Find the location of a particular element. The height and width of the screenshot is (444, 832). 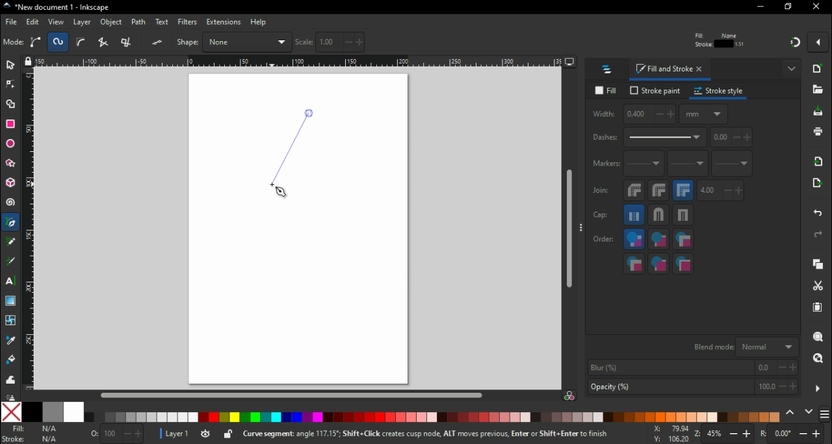

rectangle tool is located at coordinates (12, 124).